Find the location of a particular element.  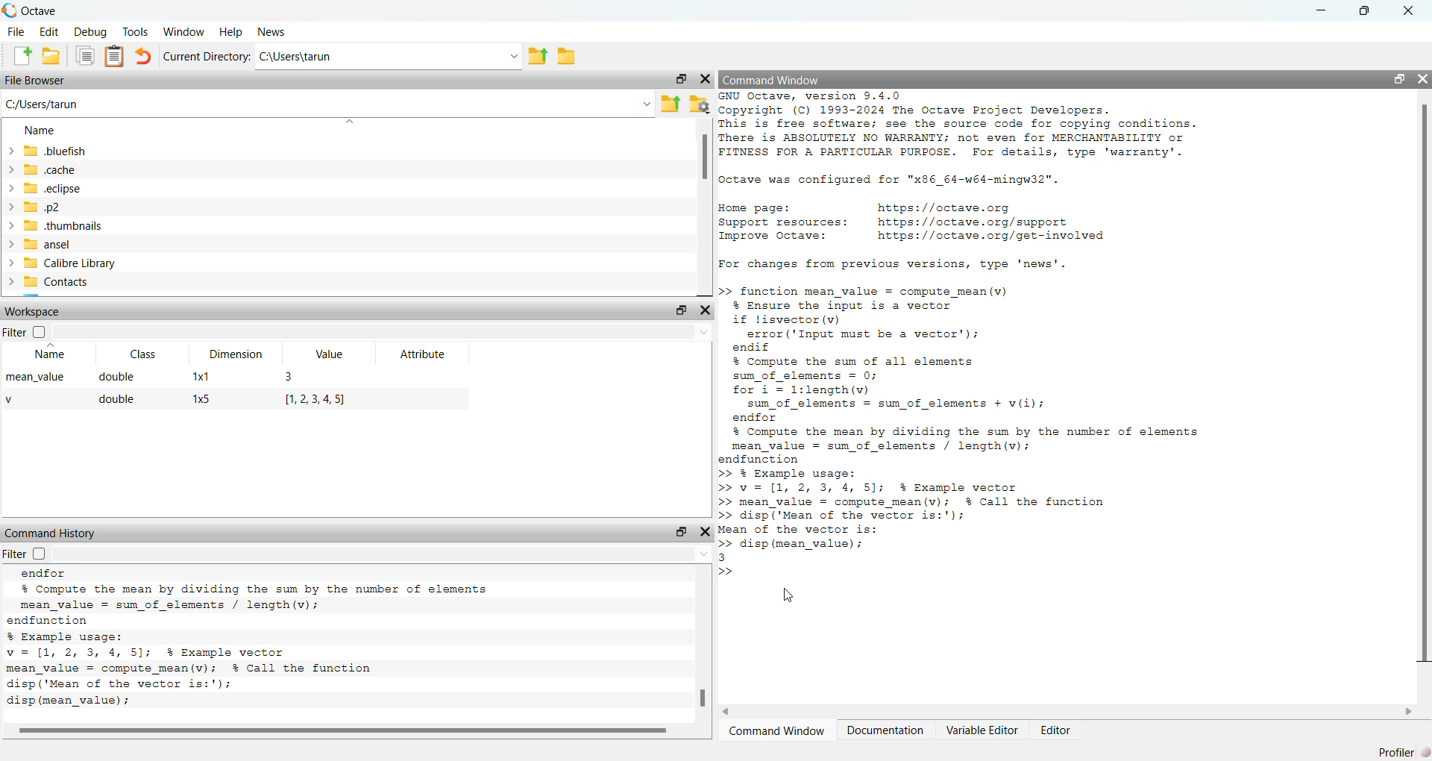

close is located at coordinates (706, 79).